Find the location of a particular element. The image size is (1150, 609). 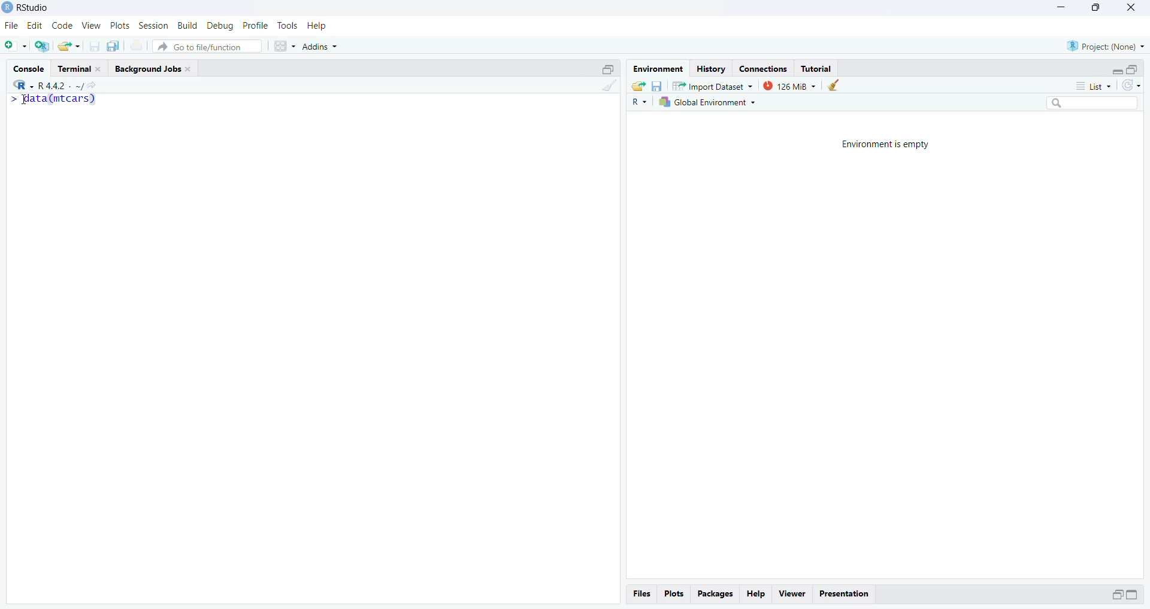

Edit is located at coordinates (36, 26).